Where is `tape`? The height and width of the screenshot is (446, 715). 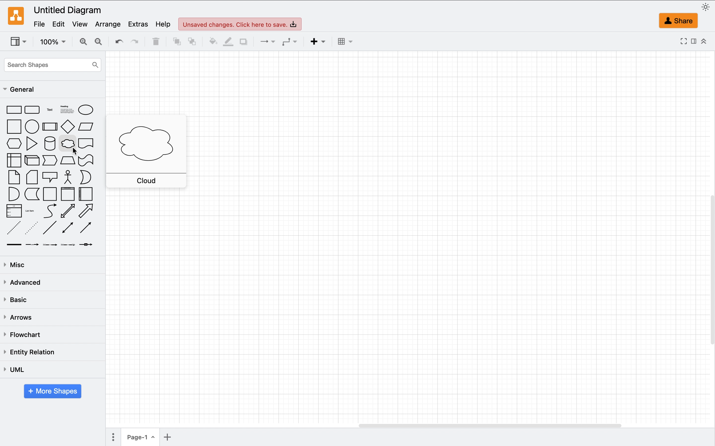
tape is located at coordinates (86, 160).